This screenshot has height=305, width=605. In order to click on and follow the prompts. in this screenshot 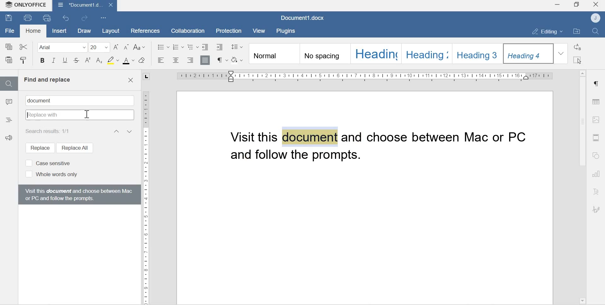, I will do `click(302, 157)`.